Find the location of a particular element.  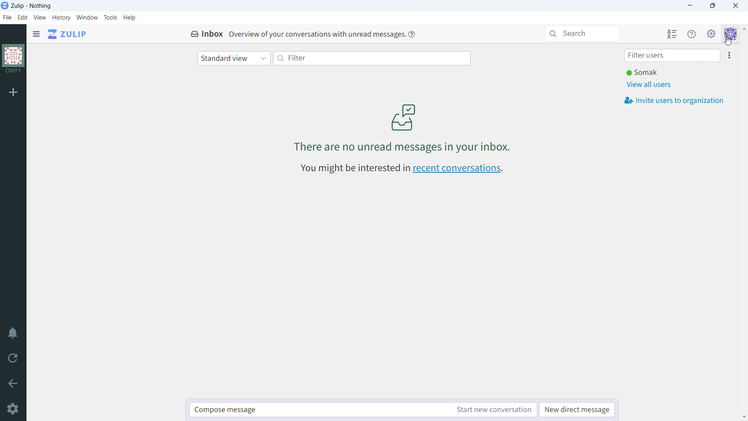

search is located at coordinates (582, 34).